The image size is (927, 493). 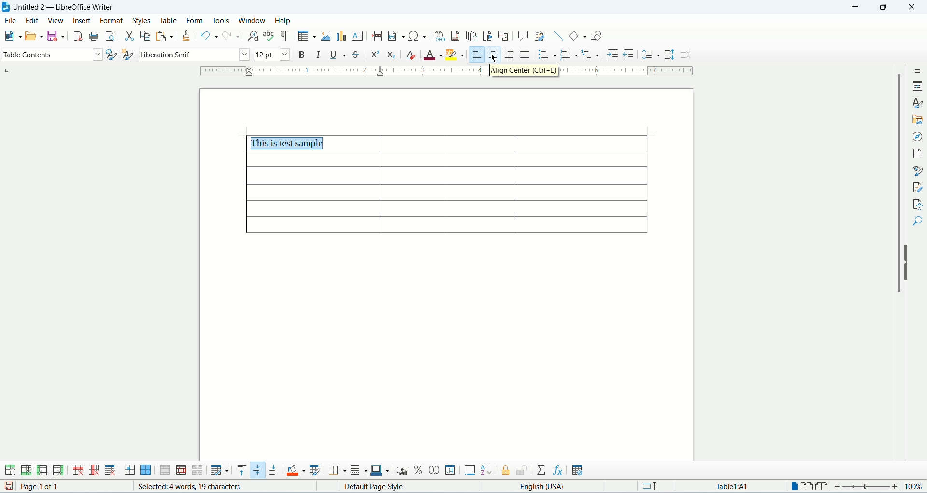 I want to click on text language, so click(x=546, y=487).